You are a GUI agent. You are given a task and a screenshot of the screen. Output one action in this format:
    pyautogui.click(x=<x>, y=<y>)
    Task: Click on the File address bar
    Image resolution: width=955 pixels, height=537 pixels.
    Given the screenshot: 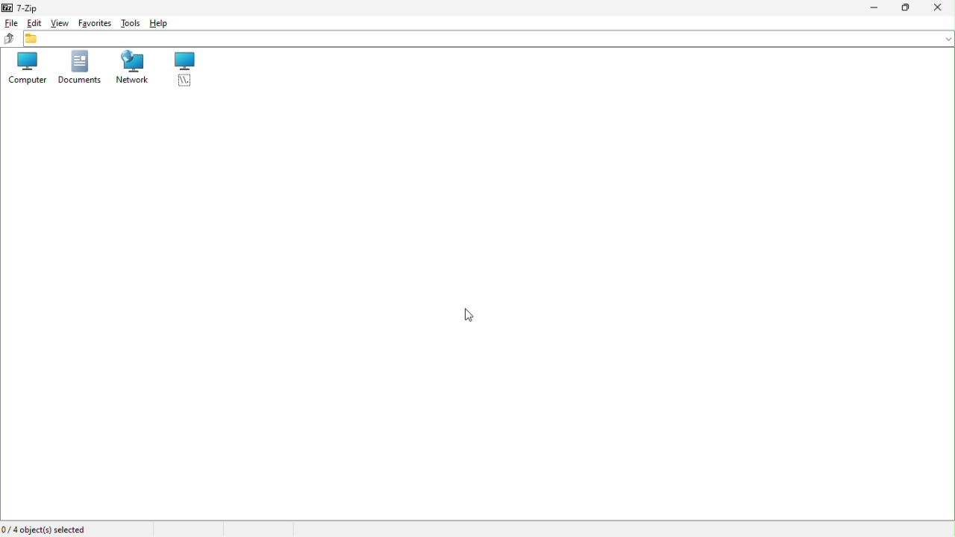 What is the action you would take?
    pyautogui.click(x=489, y=39)
    